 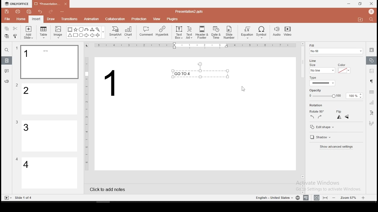 What do you see at coordinates (81, 29) in the screenshot?
I see `Bubble` at bounding box center [81, 29].